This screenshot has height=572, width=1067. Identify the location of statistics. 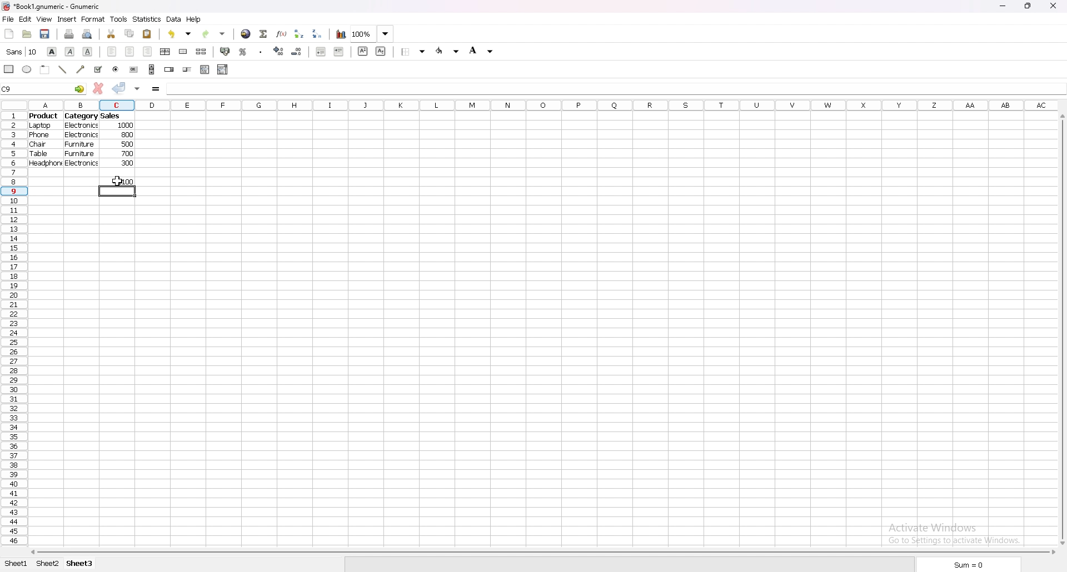
(148, 19).